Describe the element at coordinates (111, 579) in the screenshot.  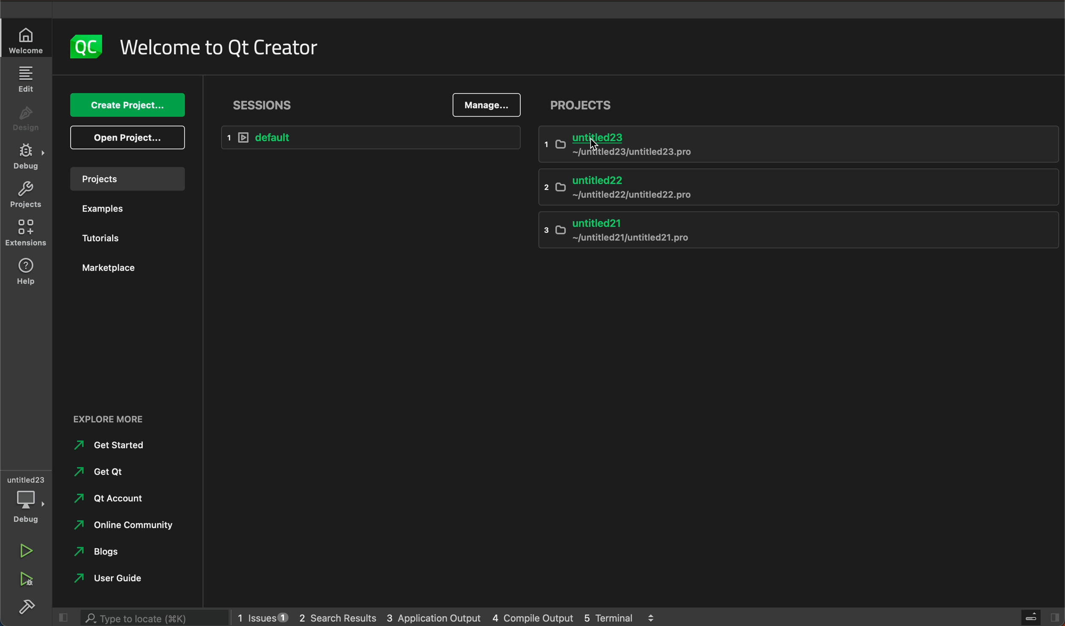
I see `user guide` at that location.